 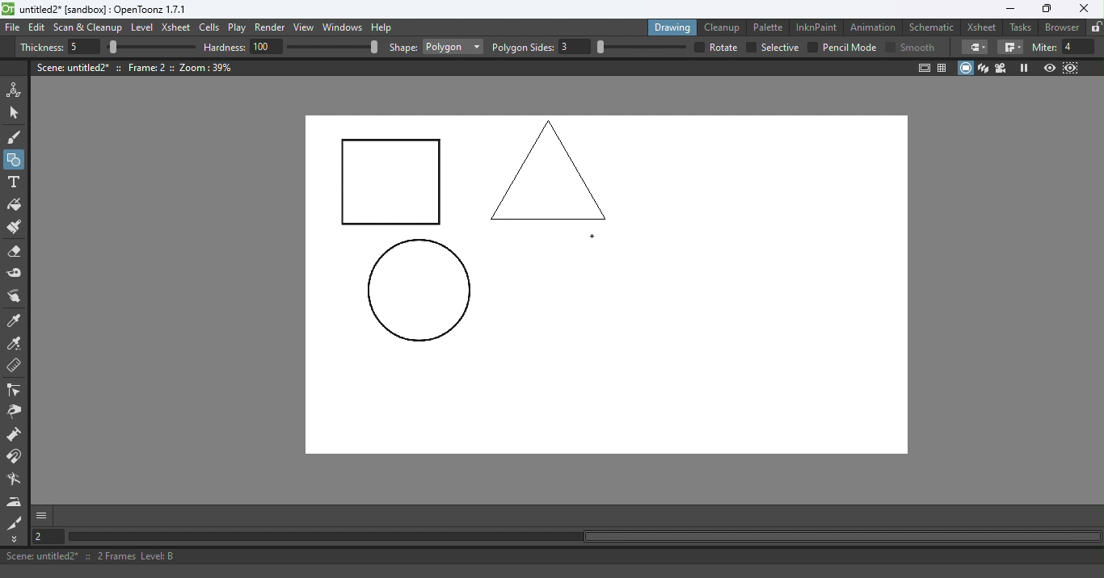 What do you see at coordinates (641, 47) in the screenshot?
I see `slider` at bounding box center [641, 47].